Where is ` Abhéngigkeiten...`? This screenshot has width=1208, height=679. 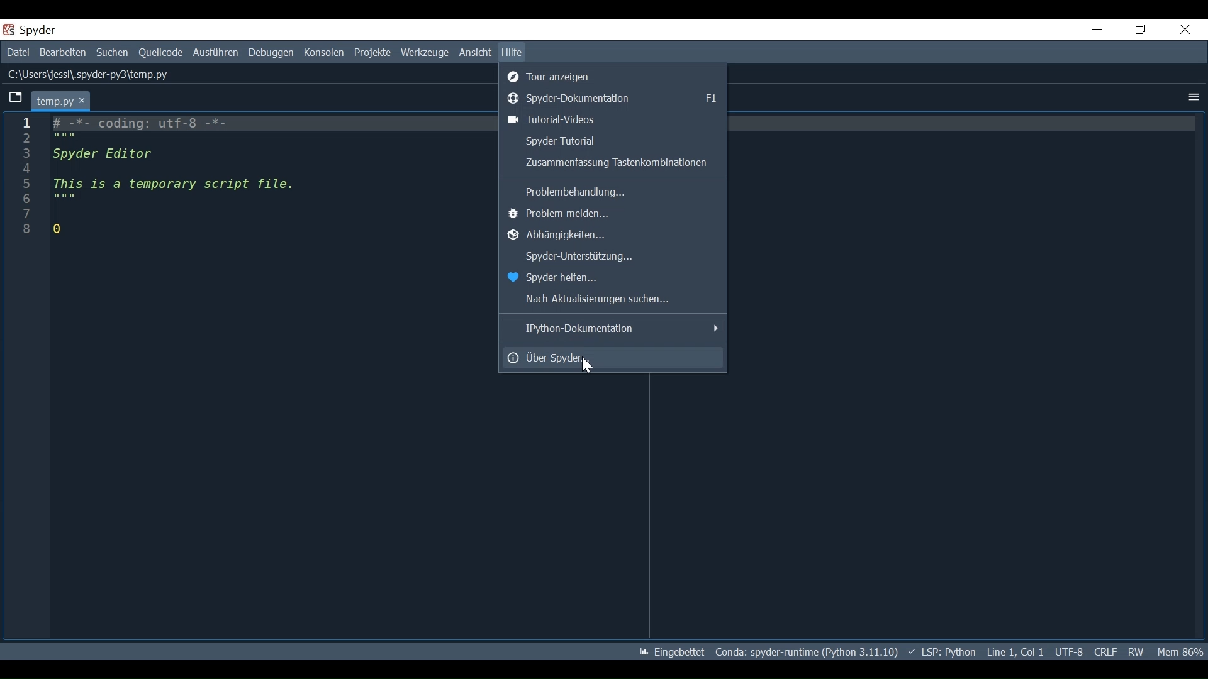  Abhéngigkeiten... is located at coordinates (592, 237).